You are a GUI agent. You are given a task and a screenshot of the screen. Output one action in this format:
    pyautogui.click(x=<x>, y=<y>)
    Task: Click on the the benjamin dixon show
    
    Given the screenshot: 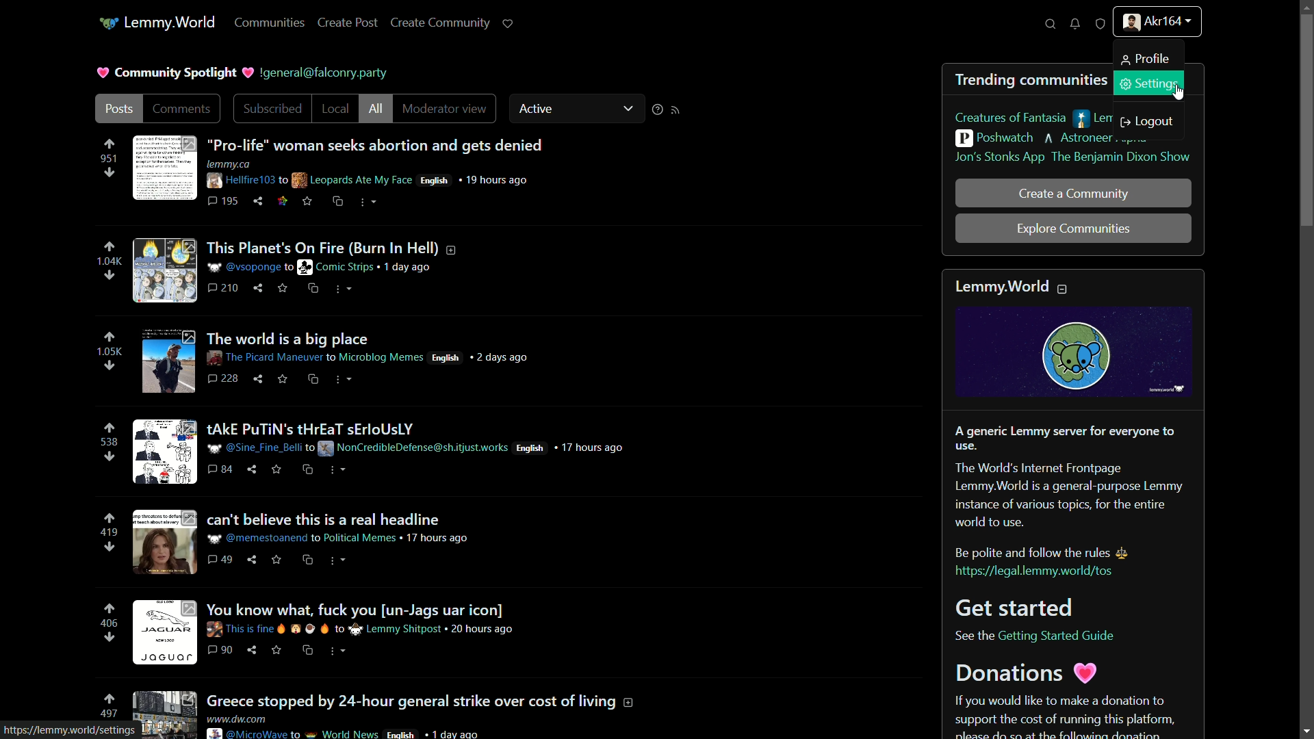 What is the action you would take?
    pyautogui.click(x=1120, y=157)
    